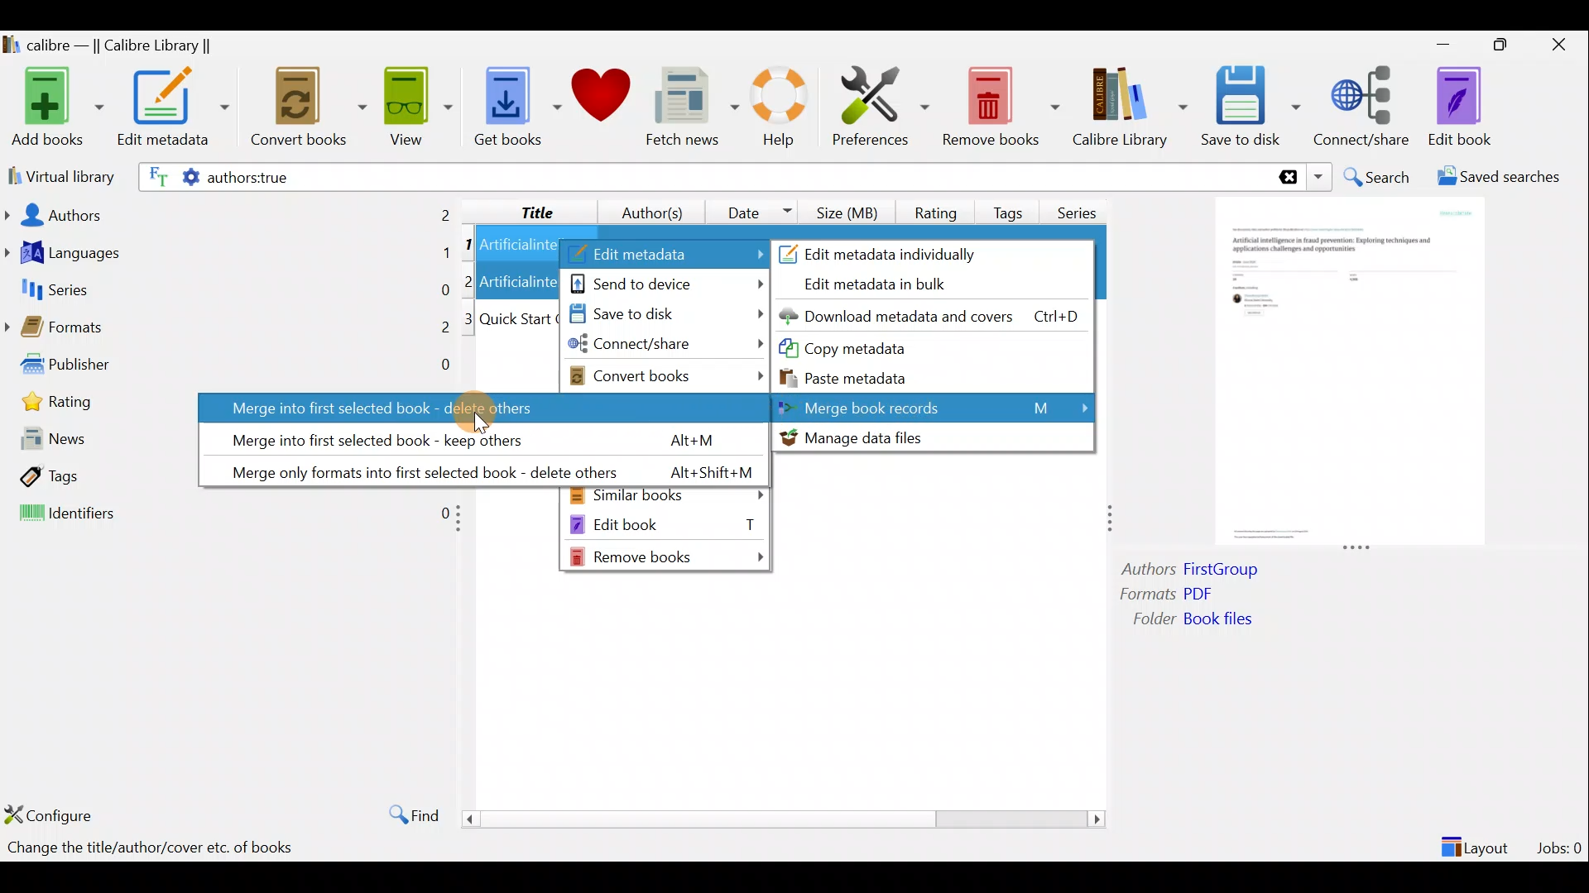 This screenshot has height=893, width=1589. Describe the element at coordinates (667, 497) in the screenshot. I see `Similar books` at that location.